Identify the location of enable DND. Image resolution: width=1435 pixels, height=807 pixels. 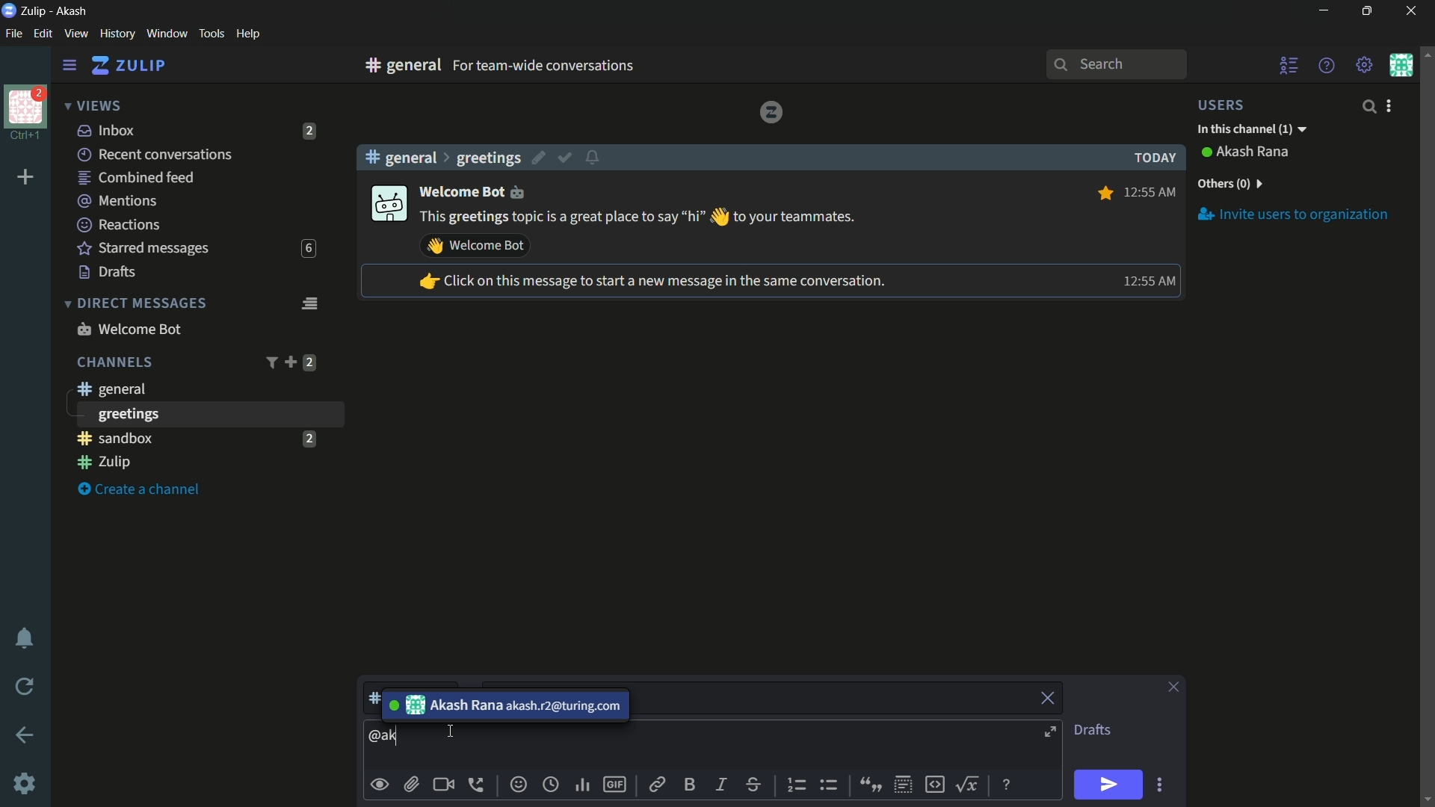
(25, 639).